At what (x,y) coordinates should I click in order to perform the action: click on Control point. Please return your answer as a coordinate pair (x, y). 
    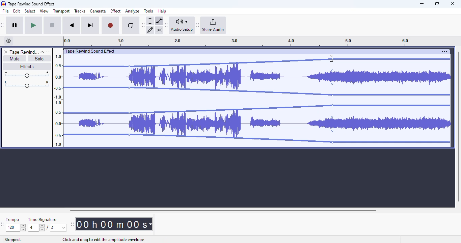
    Looking at the image, I should click on (332, 142).